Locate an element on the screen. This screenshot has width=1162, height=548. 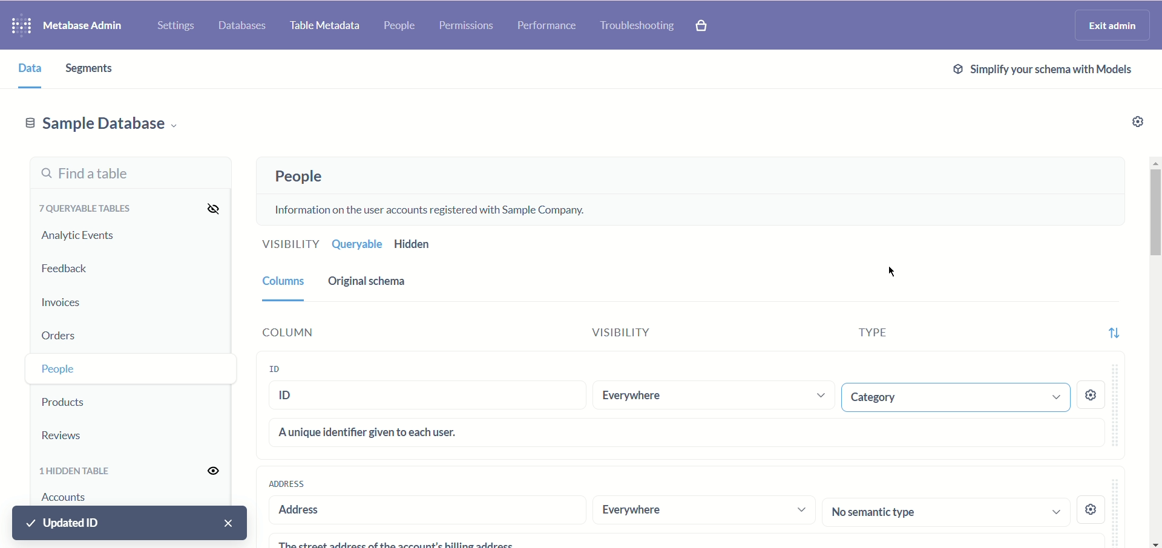
id is located at coordinates (286, 368).